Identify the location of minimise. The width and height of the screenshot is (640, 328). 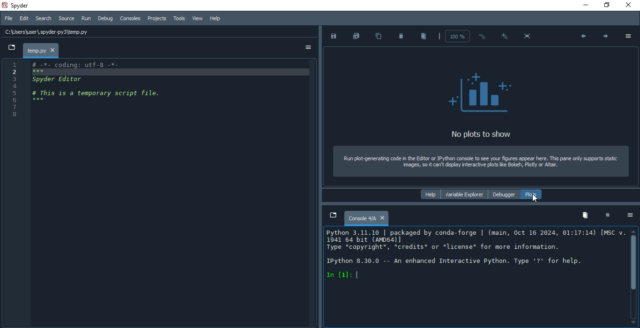
(585, 5).